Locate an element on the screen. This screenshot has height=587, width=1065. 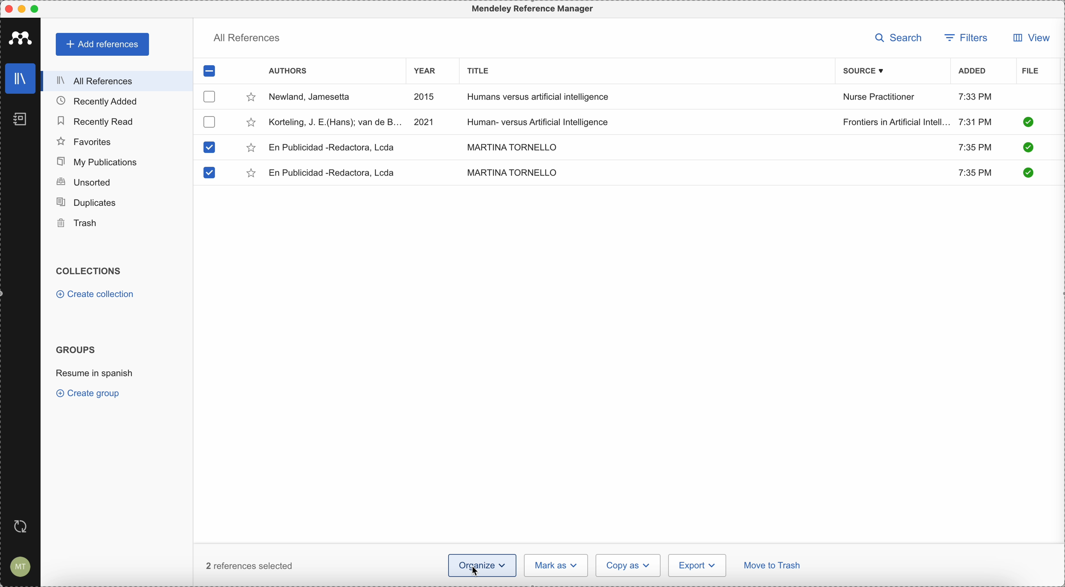
my publications is located at coordinates (98, 162).